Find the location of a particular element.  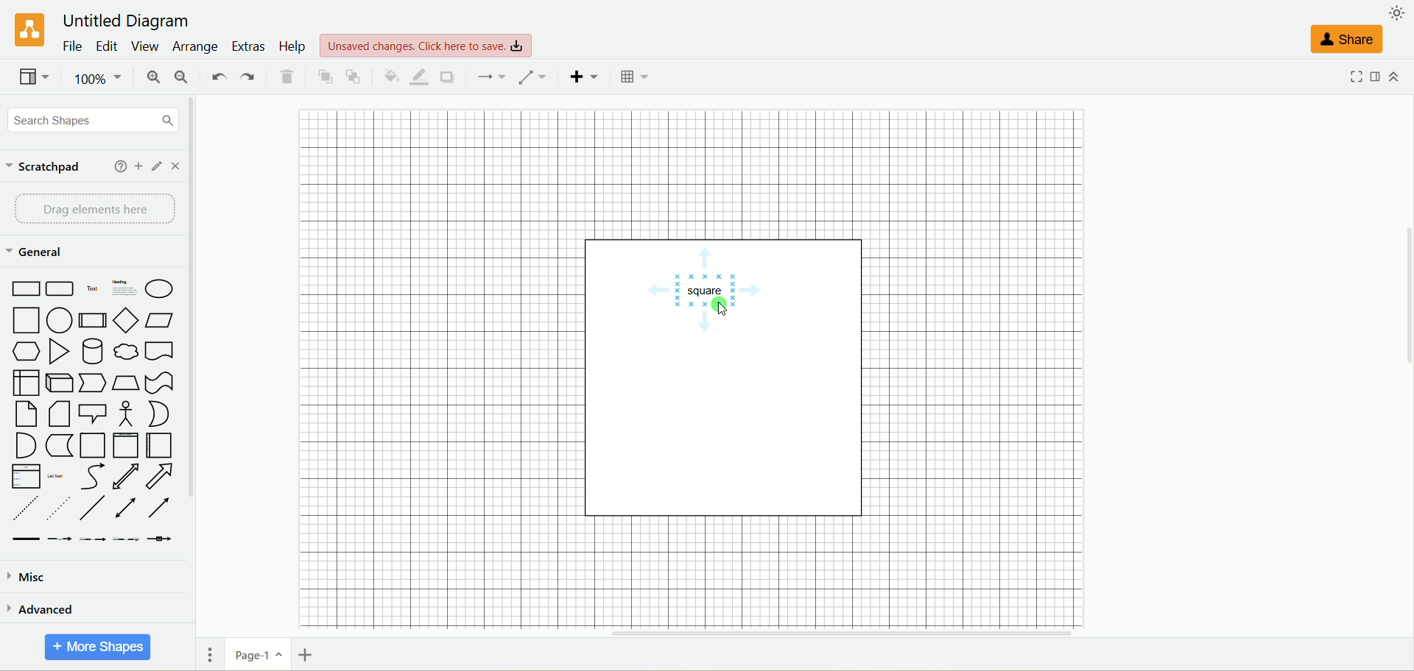

extras is located at coordinates (249, 47).